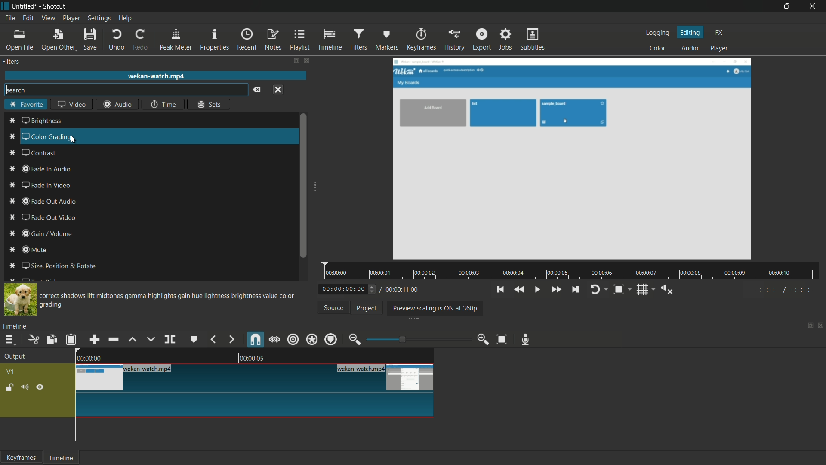  What do you see at coordinates (28, 18) in the screenshot?
I see `edit menu` at bounding box center [28, 18].